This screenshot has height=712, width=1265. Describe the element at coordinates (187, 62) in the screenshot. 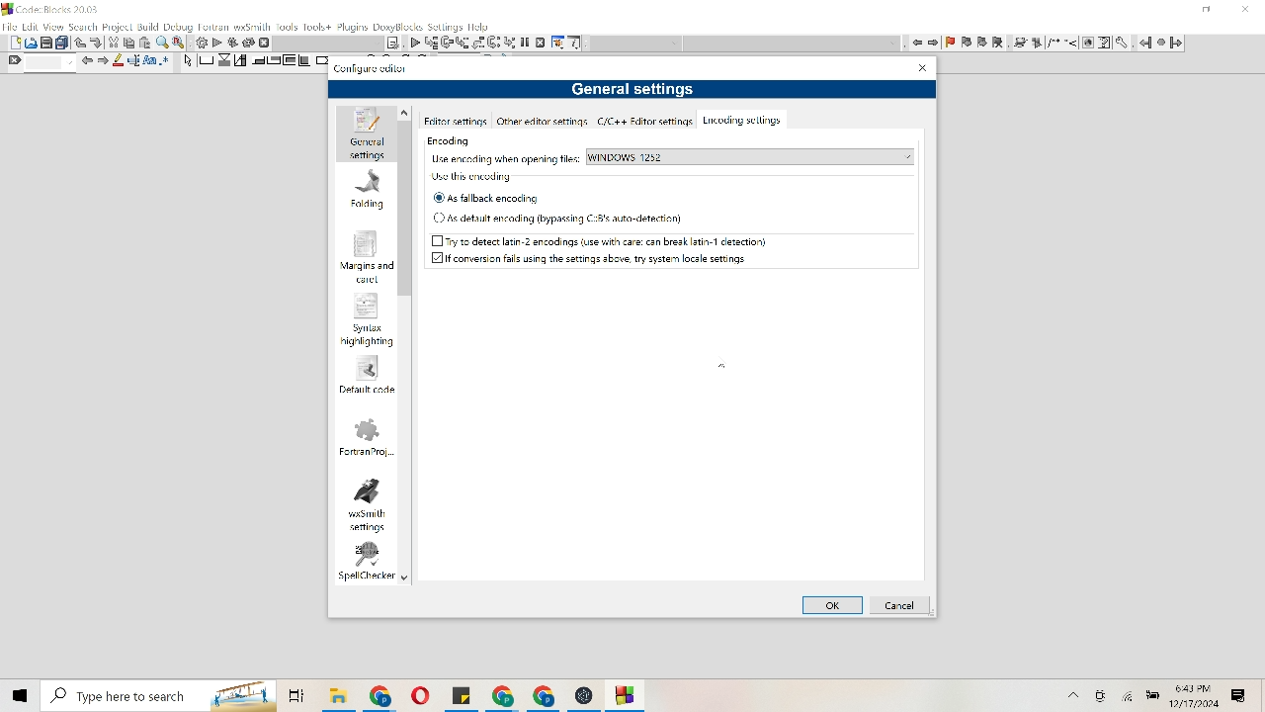

I see `Arrow` at that location.